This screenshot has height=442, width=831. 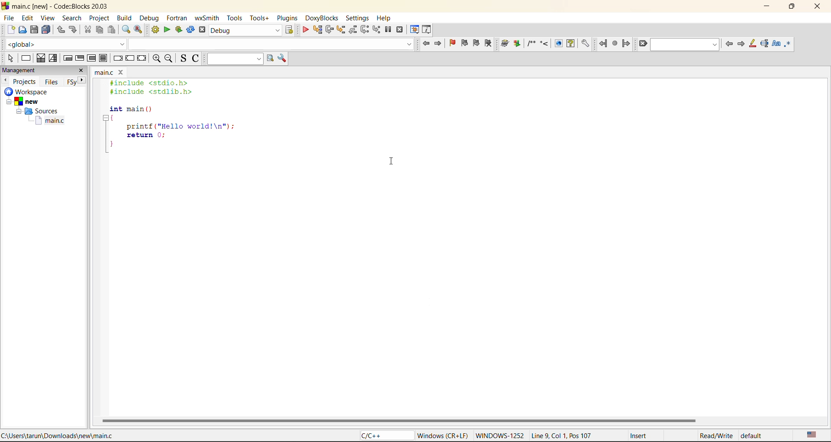 What do you see at coordinates (644, 44) in the screenshot?
I see `clear` at bounding box center [644, 44].